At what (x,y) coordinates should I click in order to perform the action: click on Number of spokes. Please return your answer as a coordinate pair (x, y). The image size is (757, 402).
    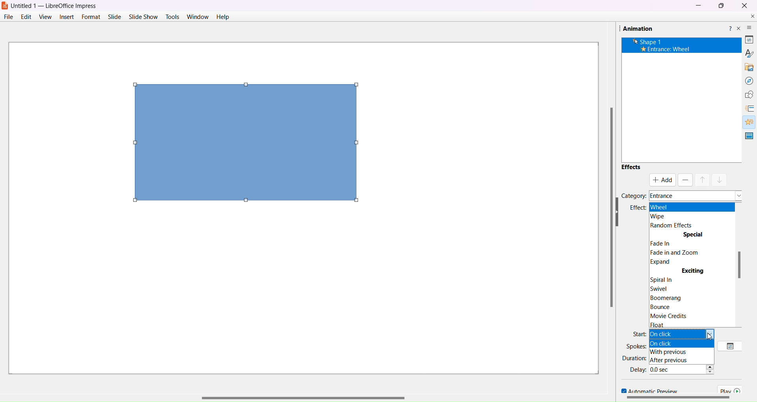
    Looking at the image, I should click on (682, 346).